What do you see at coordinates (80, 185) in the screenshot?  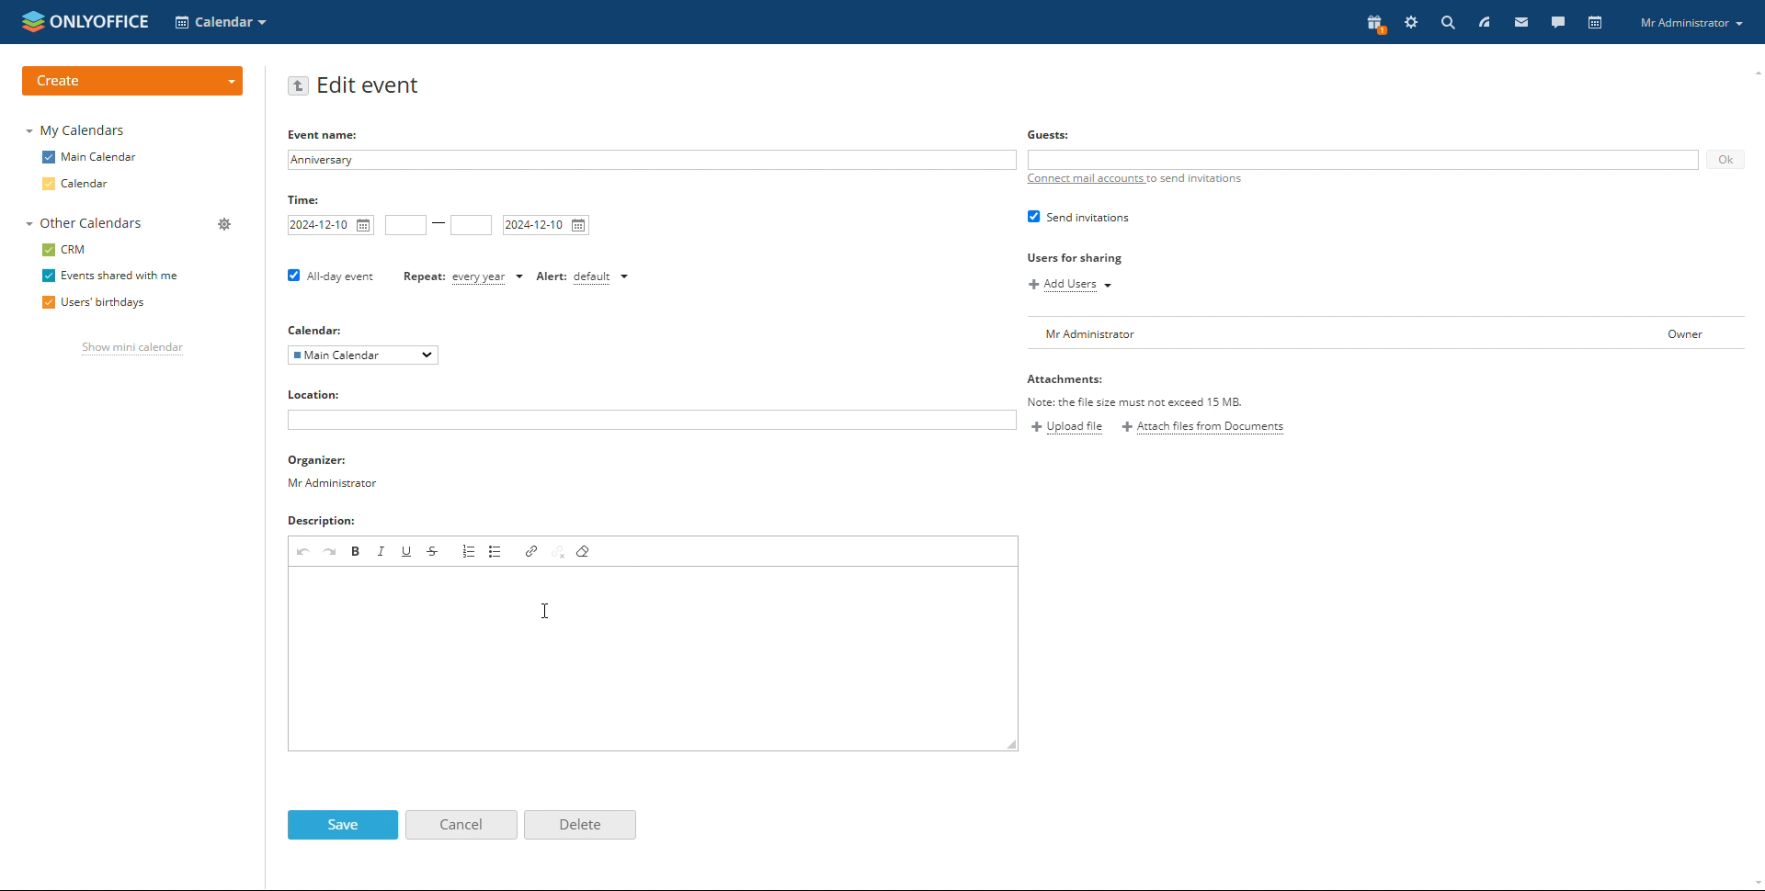 I see `calendar` at bounding box center [80, 185].